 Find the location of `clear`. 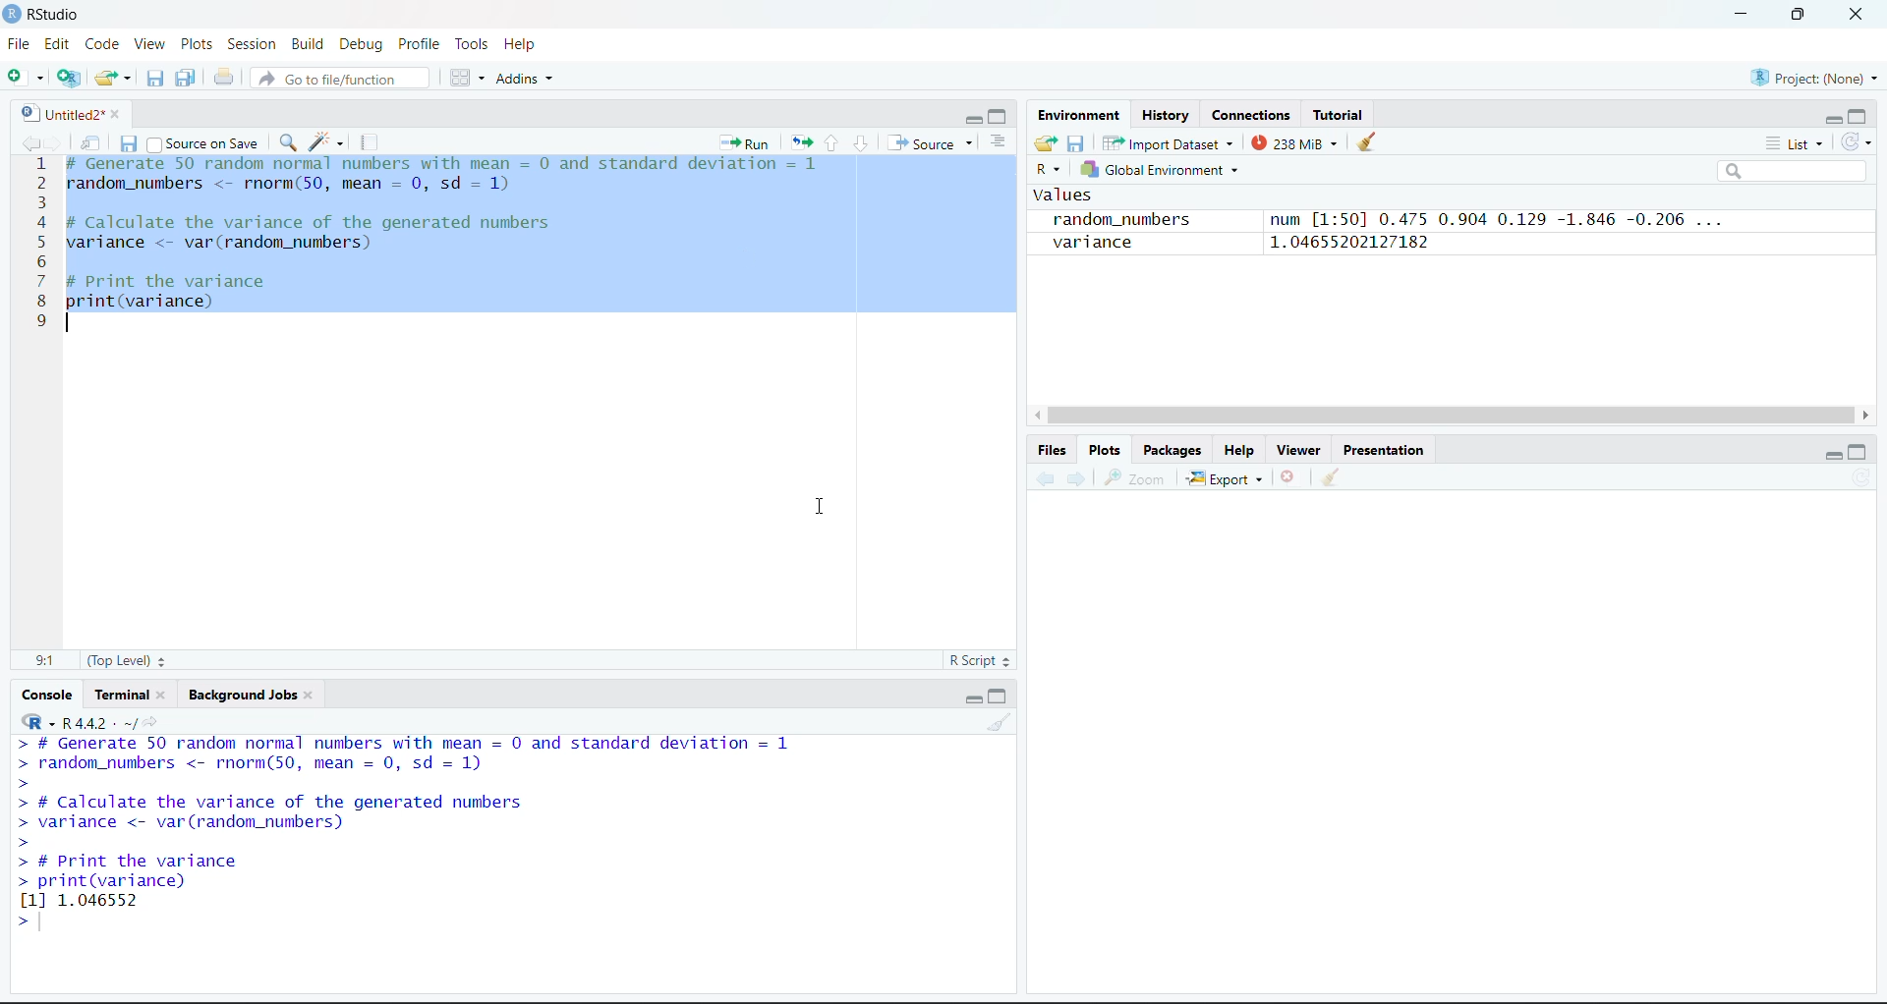

clear is located at coordinates (313, 695).